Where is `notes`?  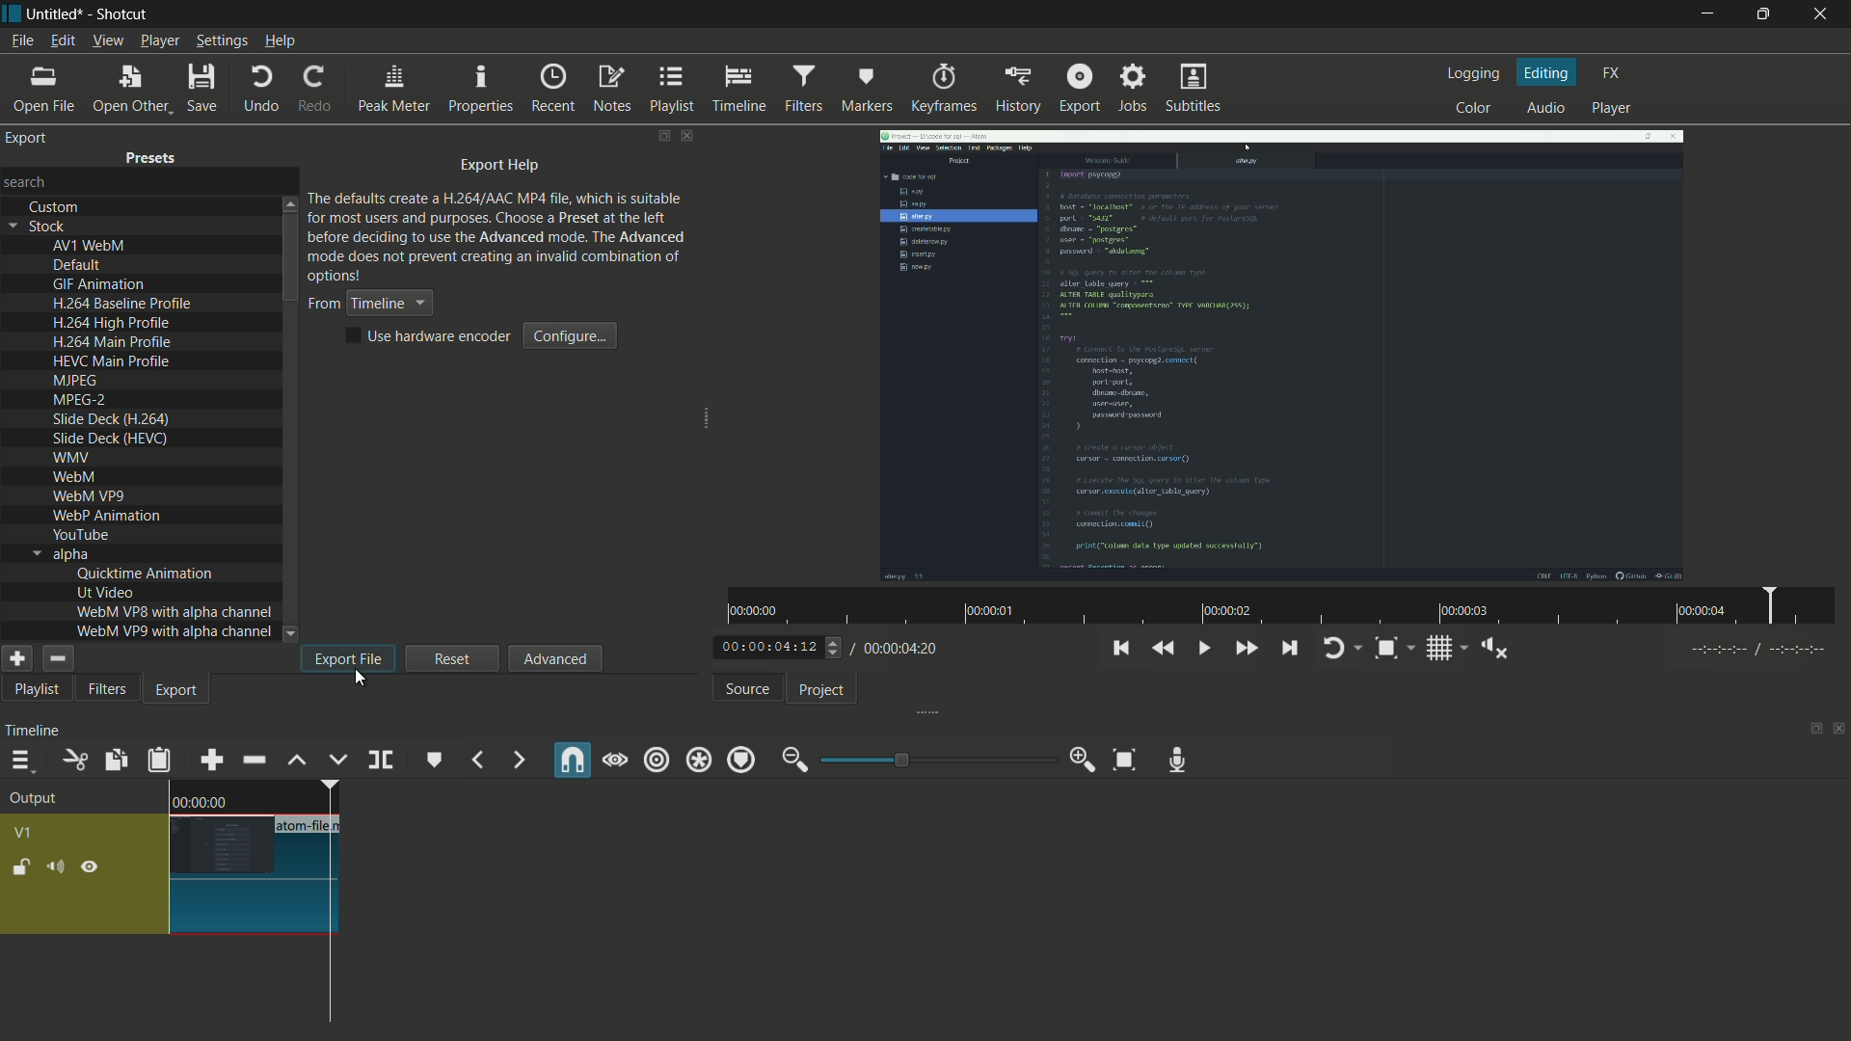 notes is located at coordinates (614, 89).